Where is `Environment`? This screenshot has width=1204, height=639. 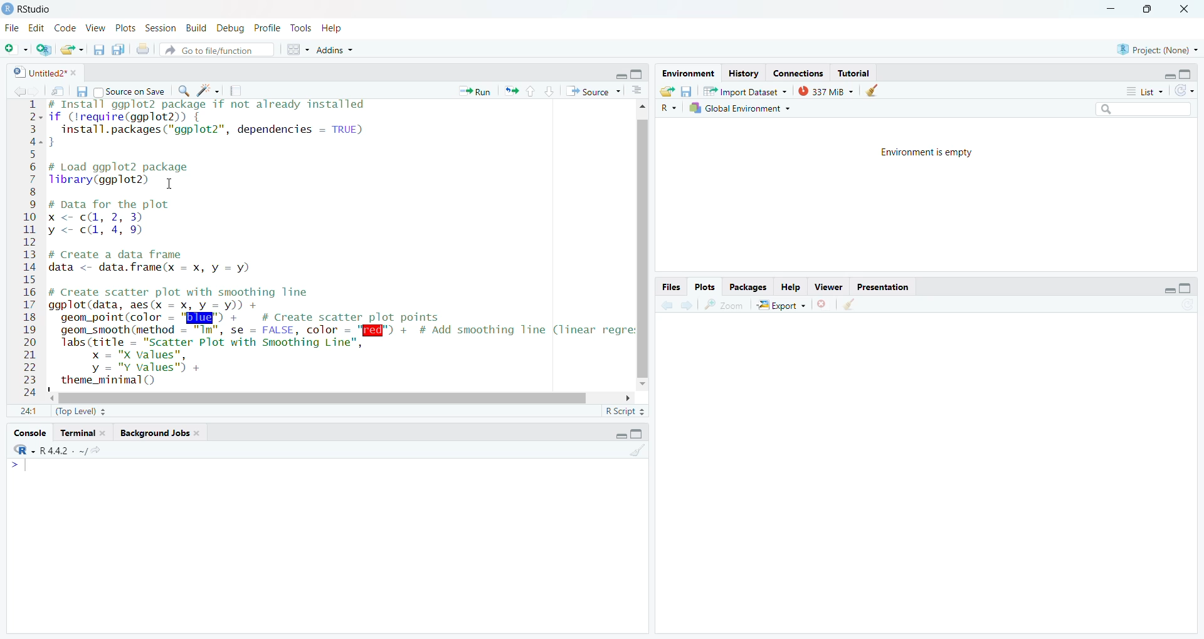
Environment is located at coordinates (685, 73).